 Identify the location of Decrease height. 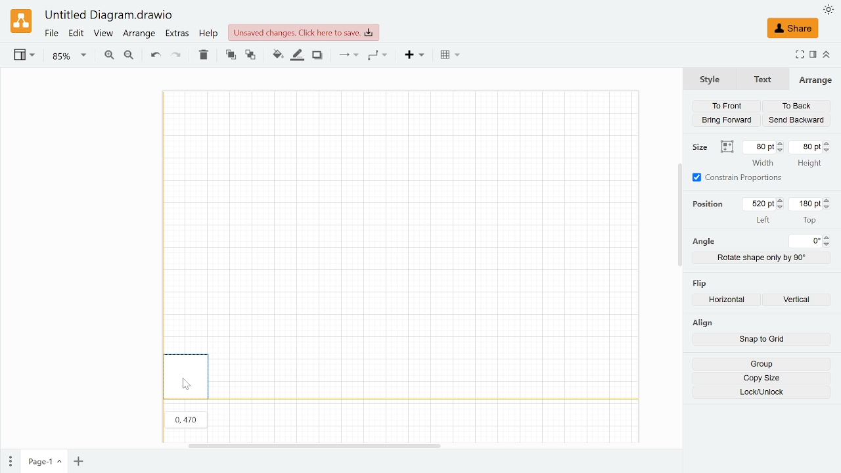
(829, 150).